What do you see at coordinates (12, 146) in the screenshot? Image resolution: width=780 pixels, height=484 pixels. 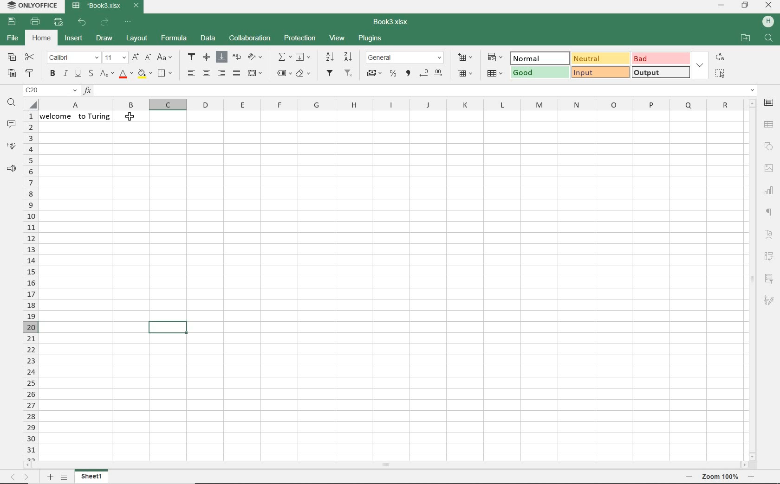 I see `spell checking` at bounding box center [12, 146].